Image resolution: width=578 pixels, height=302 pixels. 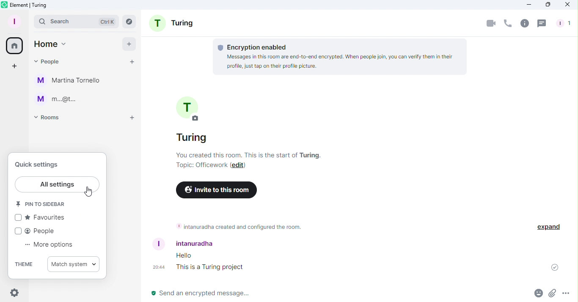 What do you see at coordinates (567, 294) in the screenshot?
I see `More options` at bounding box center [567, 294].